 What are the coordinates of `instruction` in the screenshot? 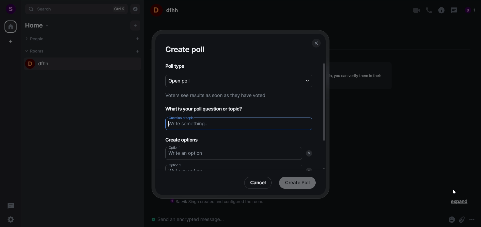 It's located at (214, 96).